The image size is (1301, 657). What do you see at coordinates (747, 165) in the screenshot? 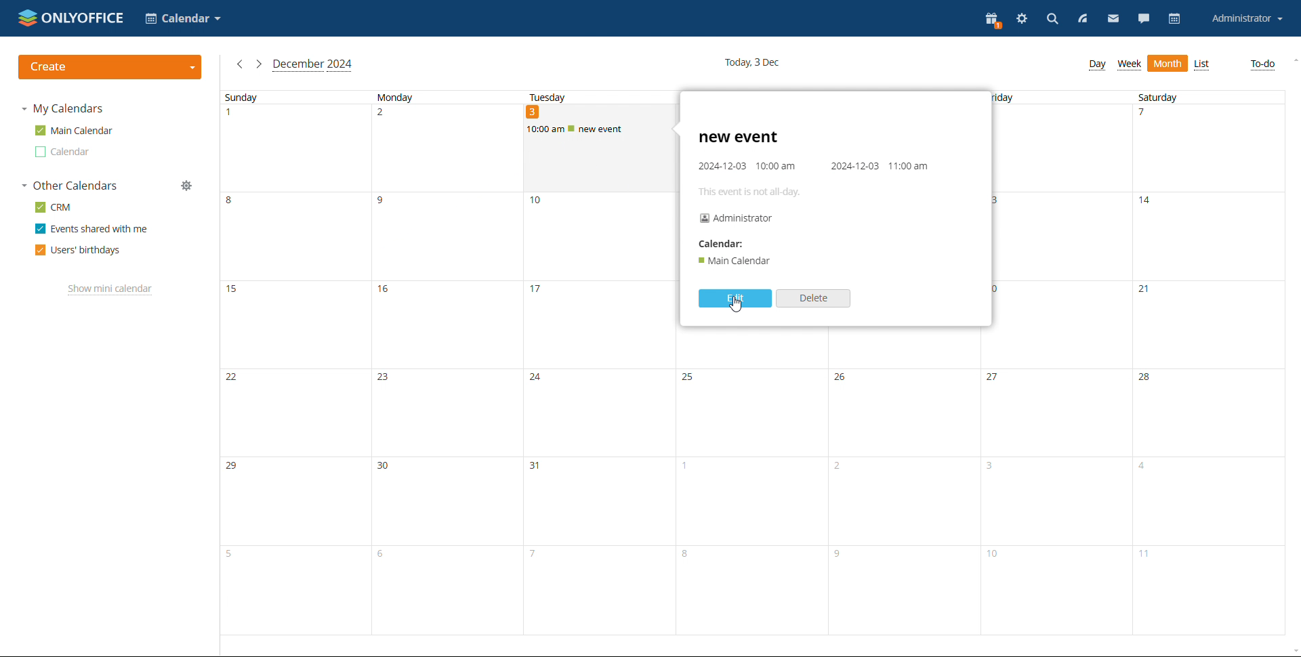
I see `2024-12-03 10:00 am` at bounding box center [747, 165].